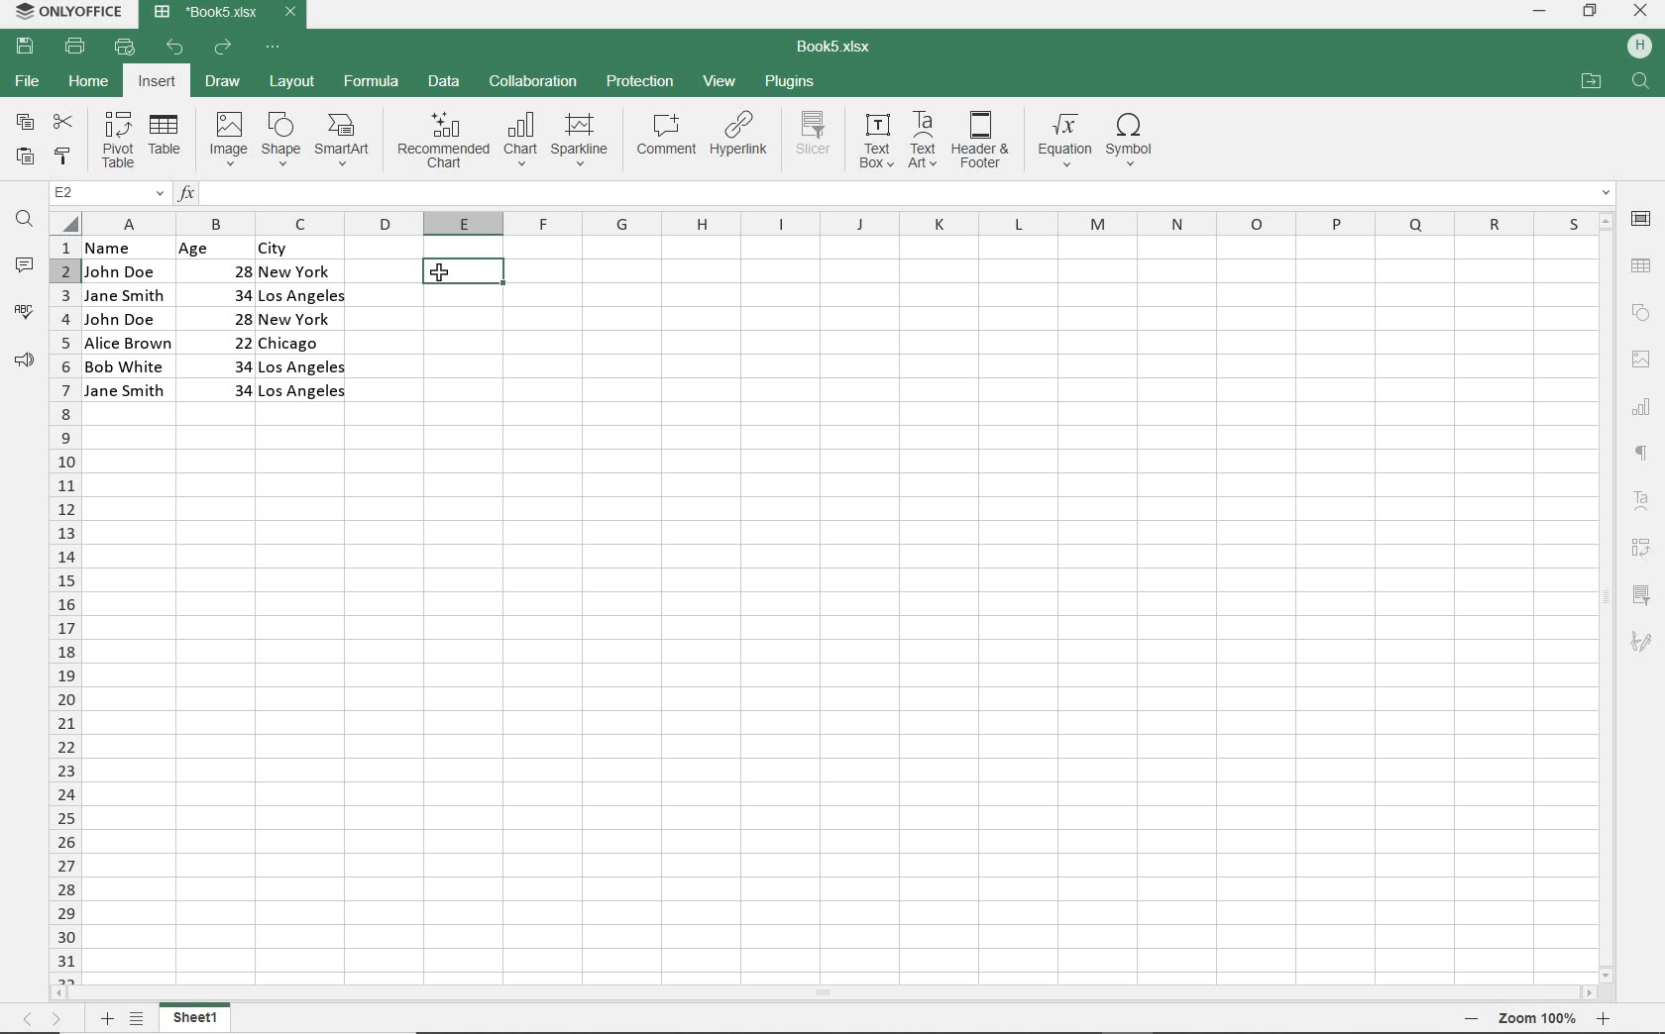 The width and height of the screenshot is (1665, 1034). Describe the element at coordinates (24, 267) in the screenshot. I see `COMMENTS` at that location.